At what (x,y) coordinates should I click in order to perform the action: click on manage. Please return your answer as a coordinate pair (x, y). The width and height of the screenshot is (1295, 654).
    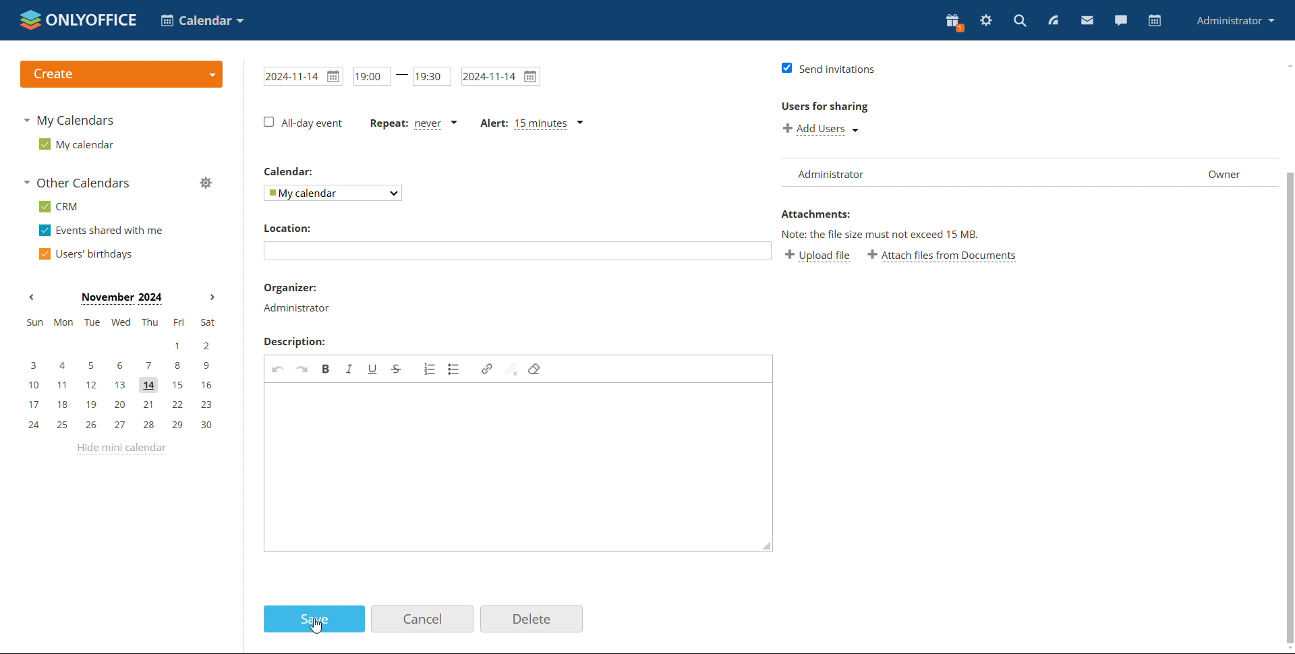
    Looking at the image, I should click on (205, 182).